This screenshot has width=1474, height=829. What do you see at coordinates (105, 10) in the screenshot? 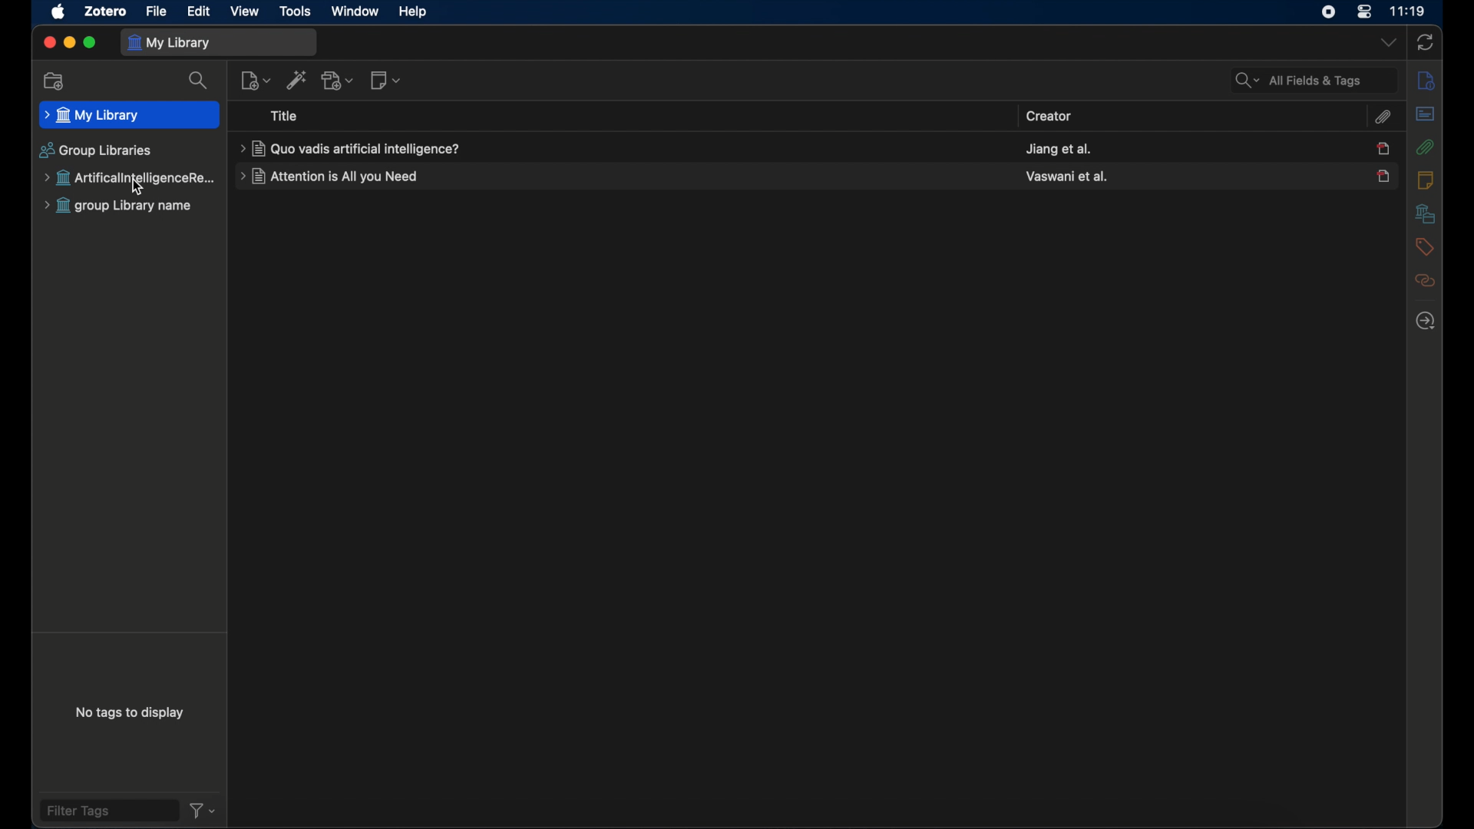
I see `zotero` at bounding box center [105, 10].